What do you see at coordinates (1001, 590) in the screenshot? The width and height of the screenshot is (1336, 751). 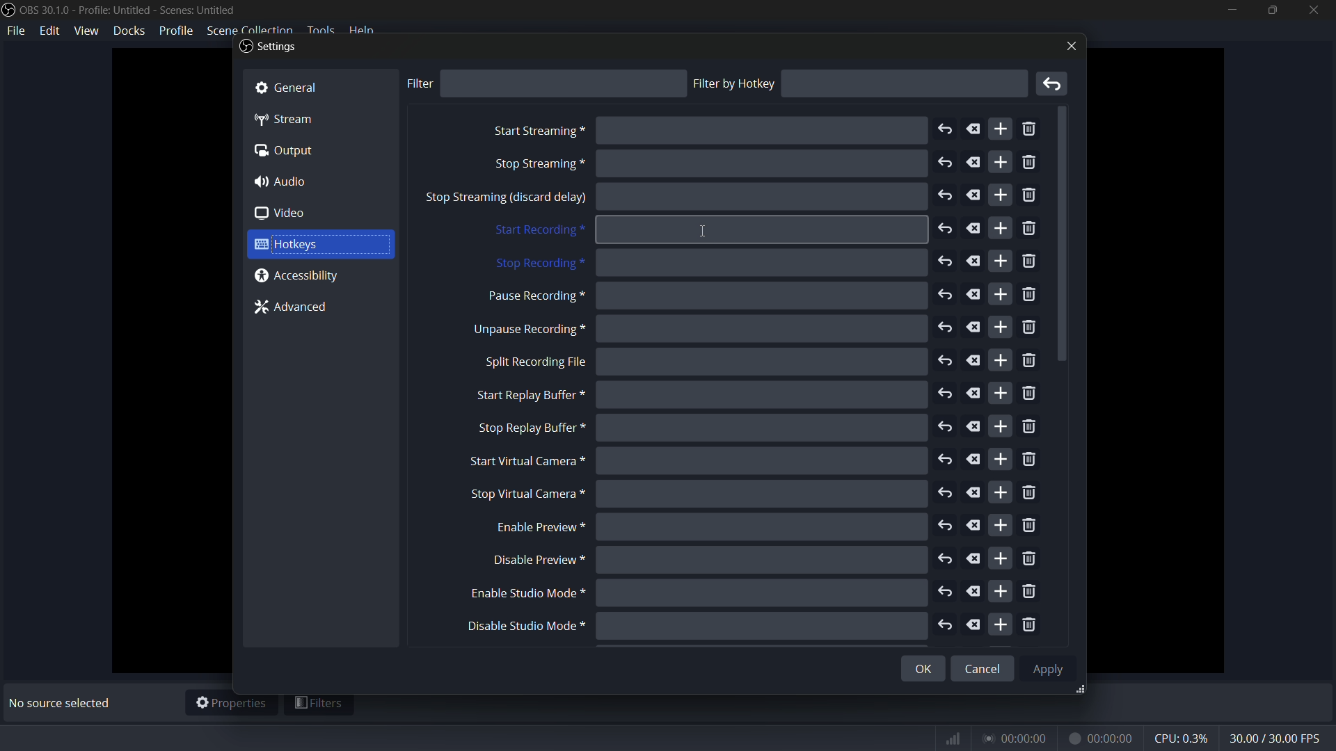 I see `add more` at bounding box center [1001, 590].